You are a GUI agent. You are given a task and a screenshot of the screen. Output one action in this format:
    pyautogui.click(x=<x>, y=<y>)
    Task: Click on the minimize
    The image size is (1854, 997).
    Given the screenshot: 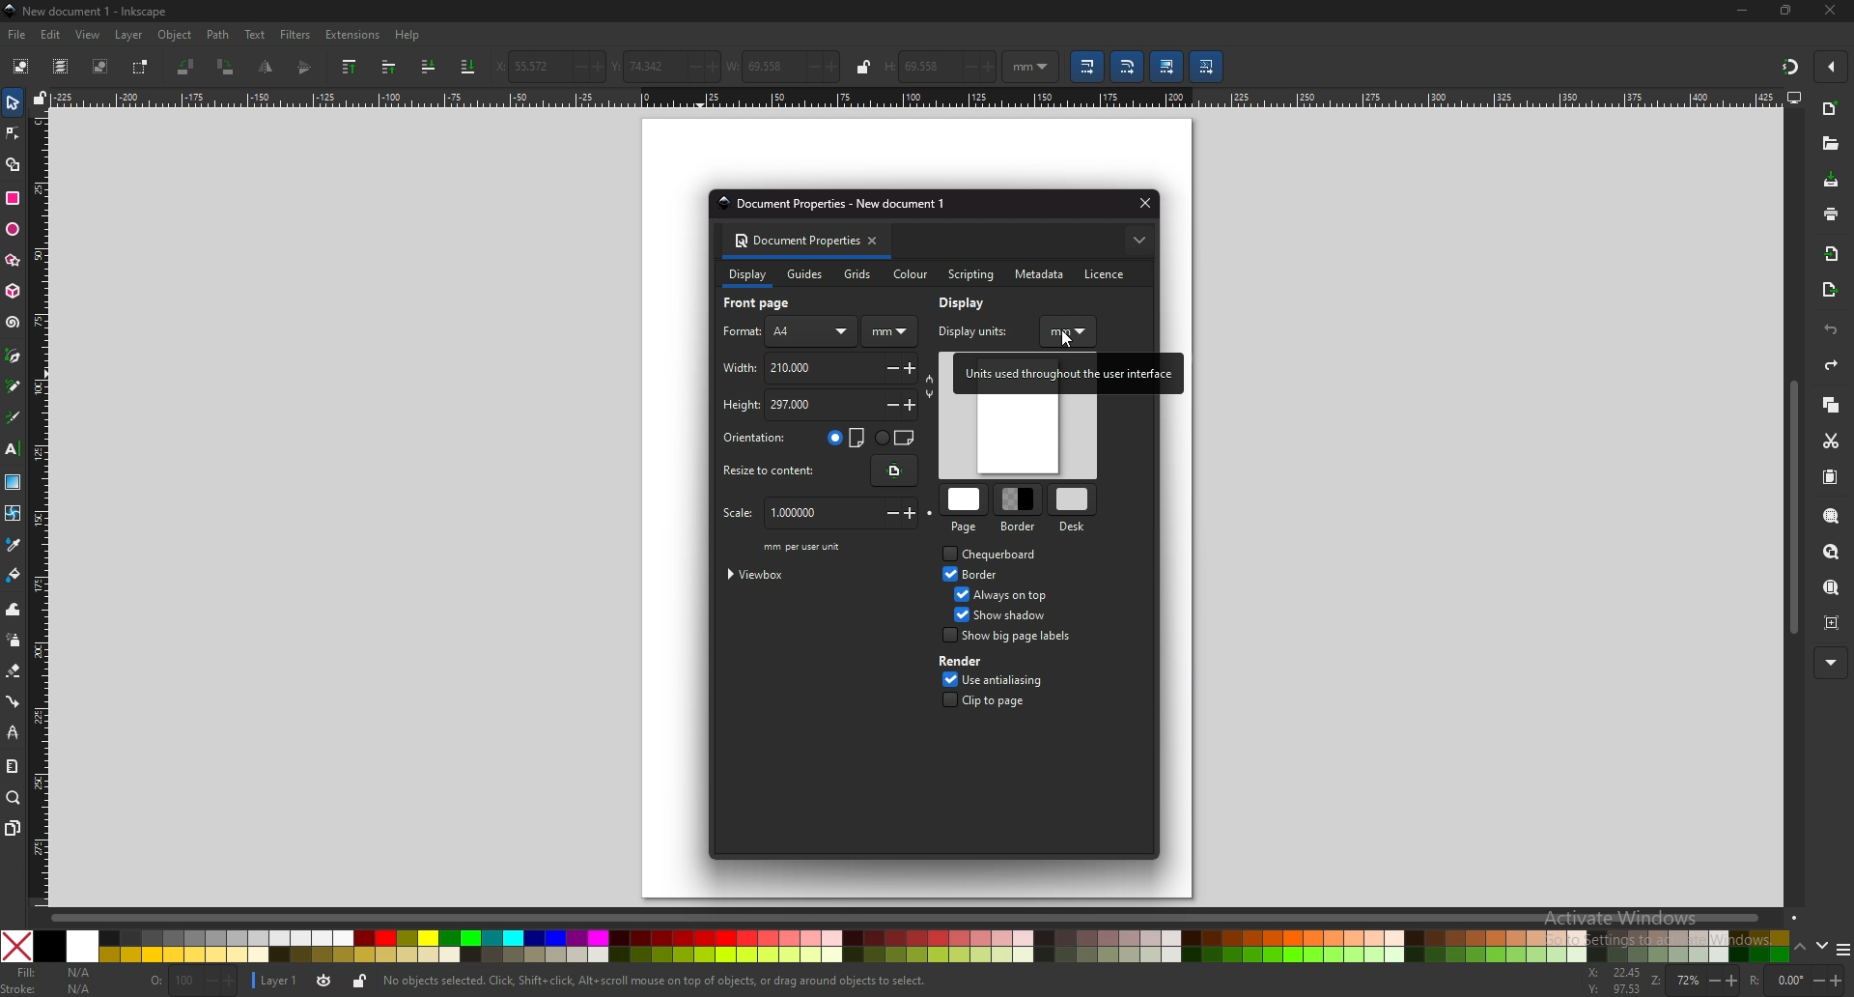 What is the action you would take?
    pyautogui.click(x=1742, y=10)
    